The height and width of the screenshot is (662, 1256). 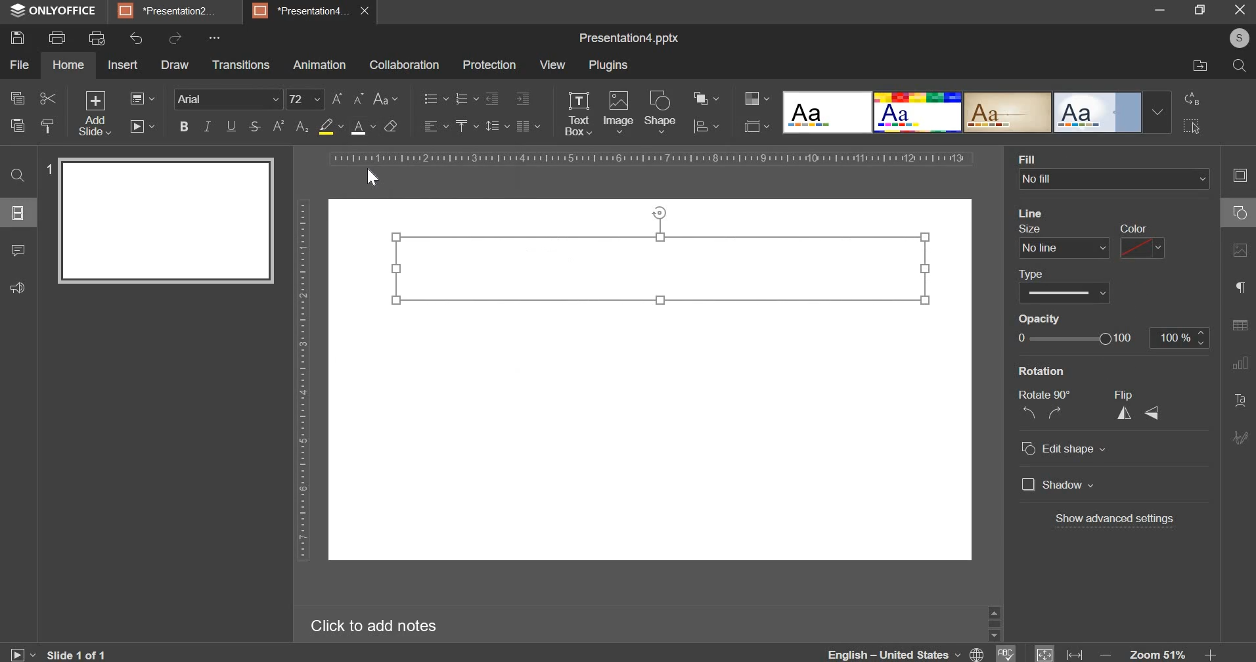 What do you see at coordinates (1194, 126) in the screenshot?
I see `select all` at bounding box center [1194, 126].